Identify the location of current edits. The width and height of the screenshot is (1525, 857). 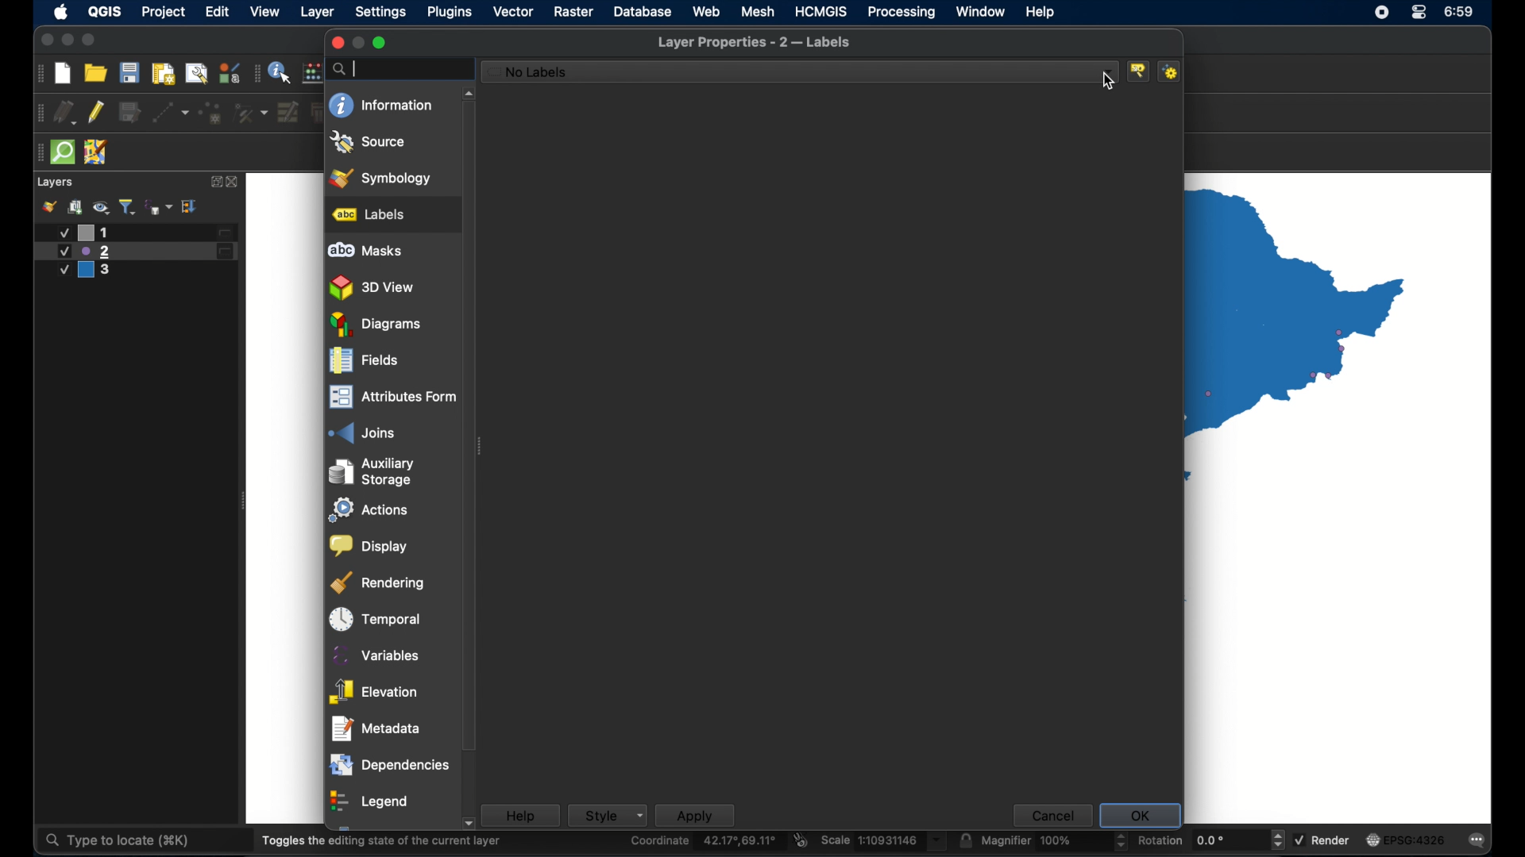
(64, 112).